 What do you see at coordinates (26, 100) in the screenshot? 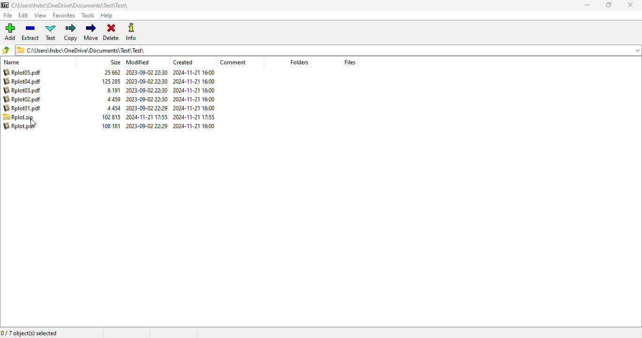
I see `Rplot02.pdf` at bounding box center [26, 100].